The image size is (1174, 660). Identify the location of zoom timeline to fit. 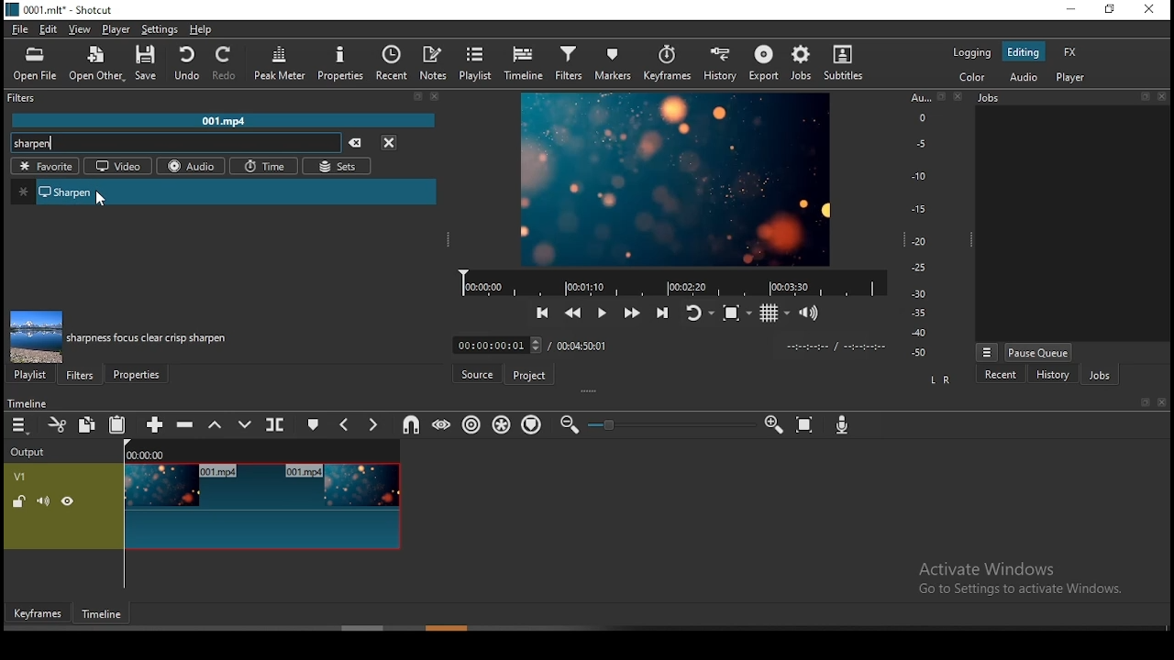
(805, 425).